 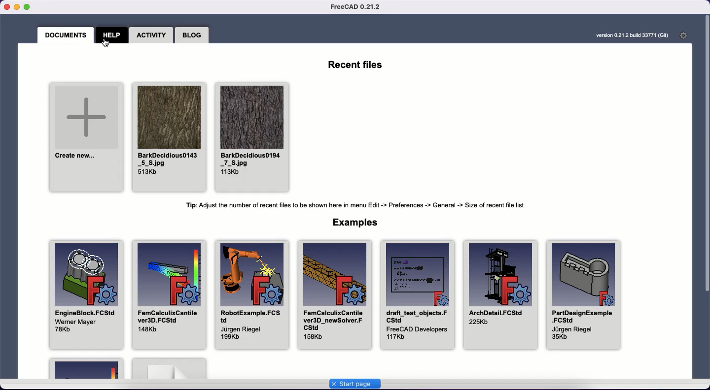 I want to click on Help, so click(x=112, y=35).